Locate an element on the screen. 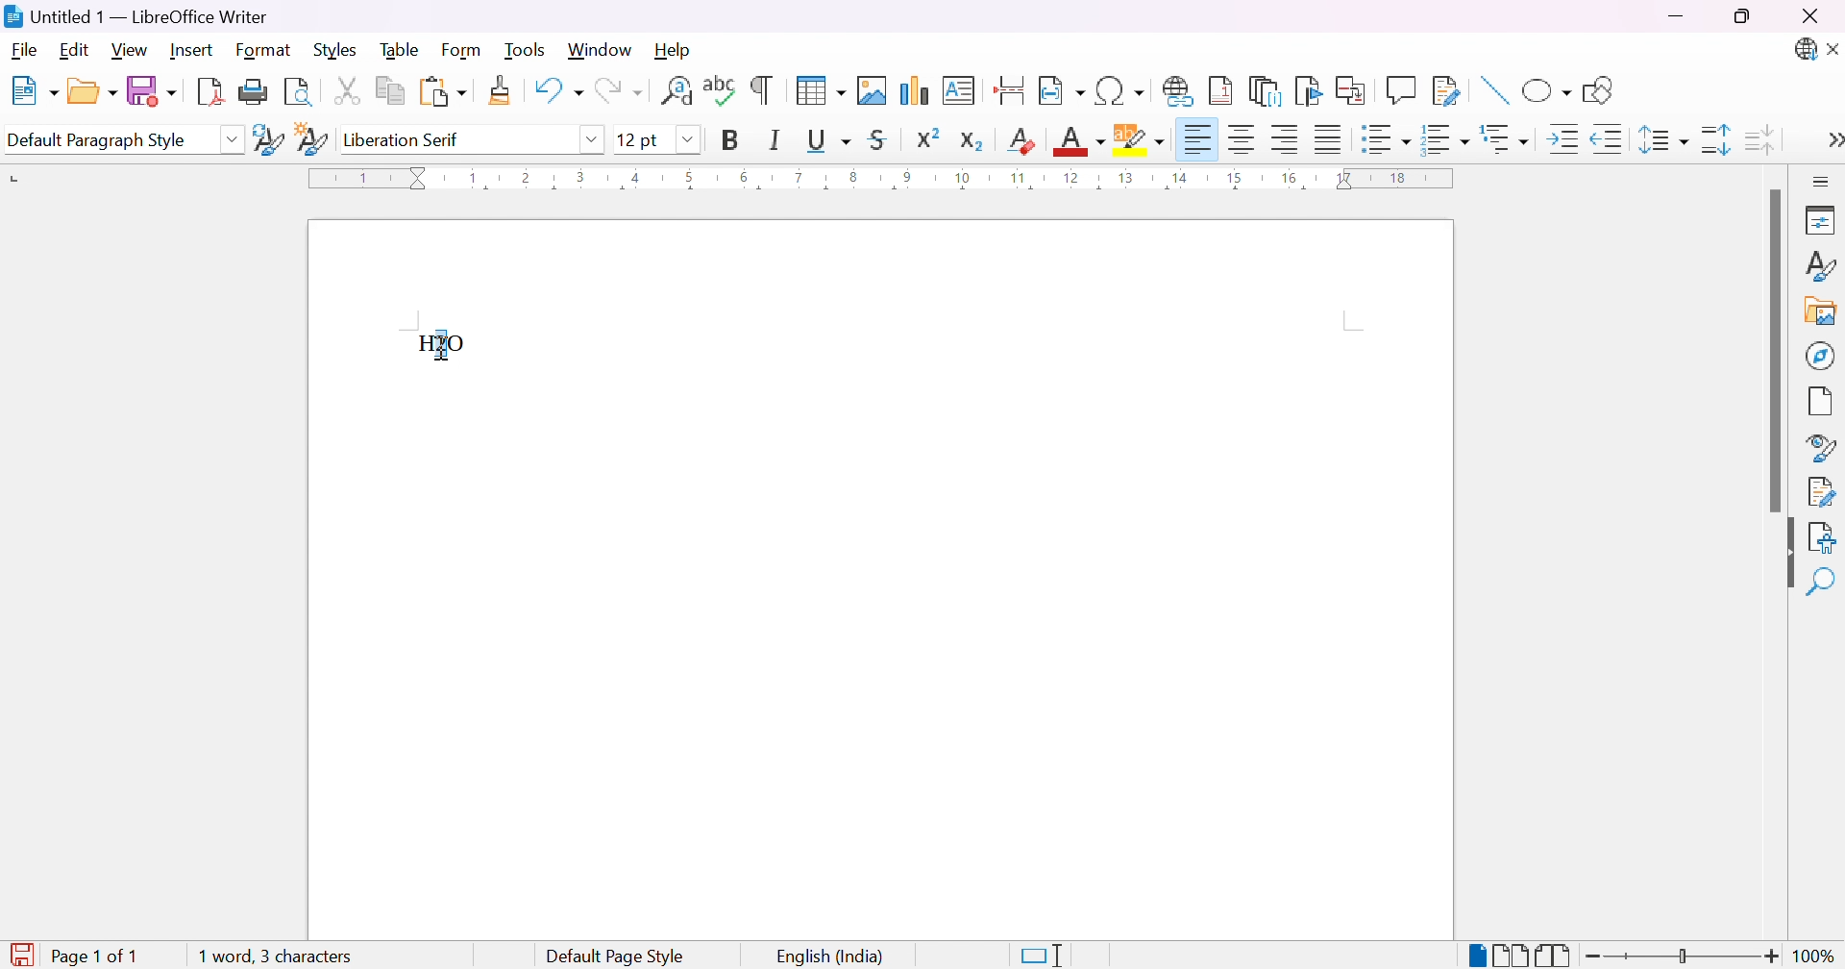 This screenshot has width=1845, height=969. Set line spacing is located at coordinates (1660, 140).